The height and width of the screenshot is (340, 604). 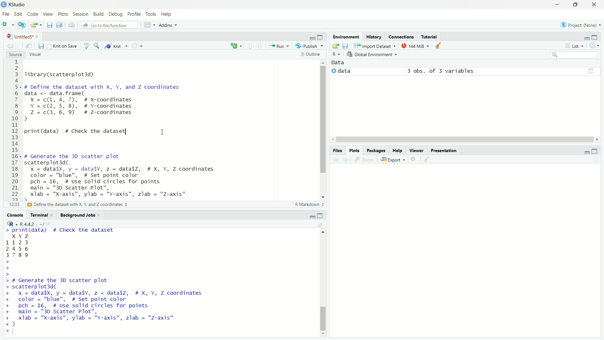 I want to click on R 4.4.2 . ~/, so click(x=32, y=224).